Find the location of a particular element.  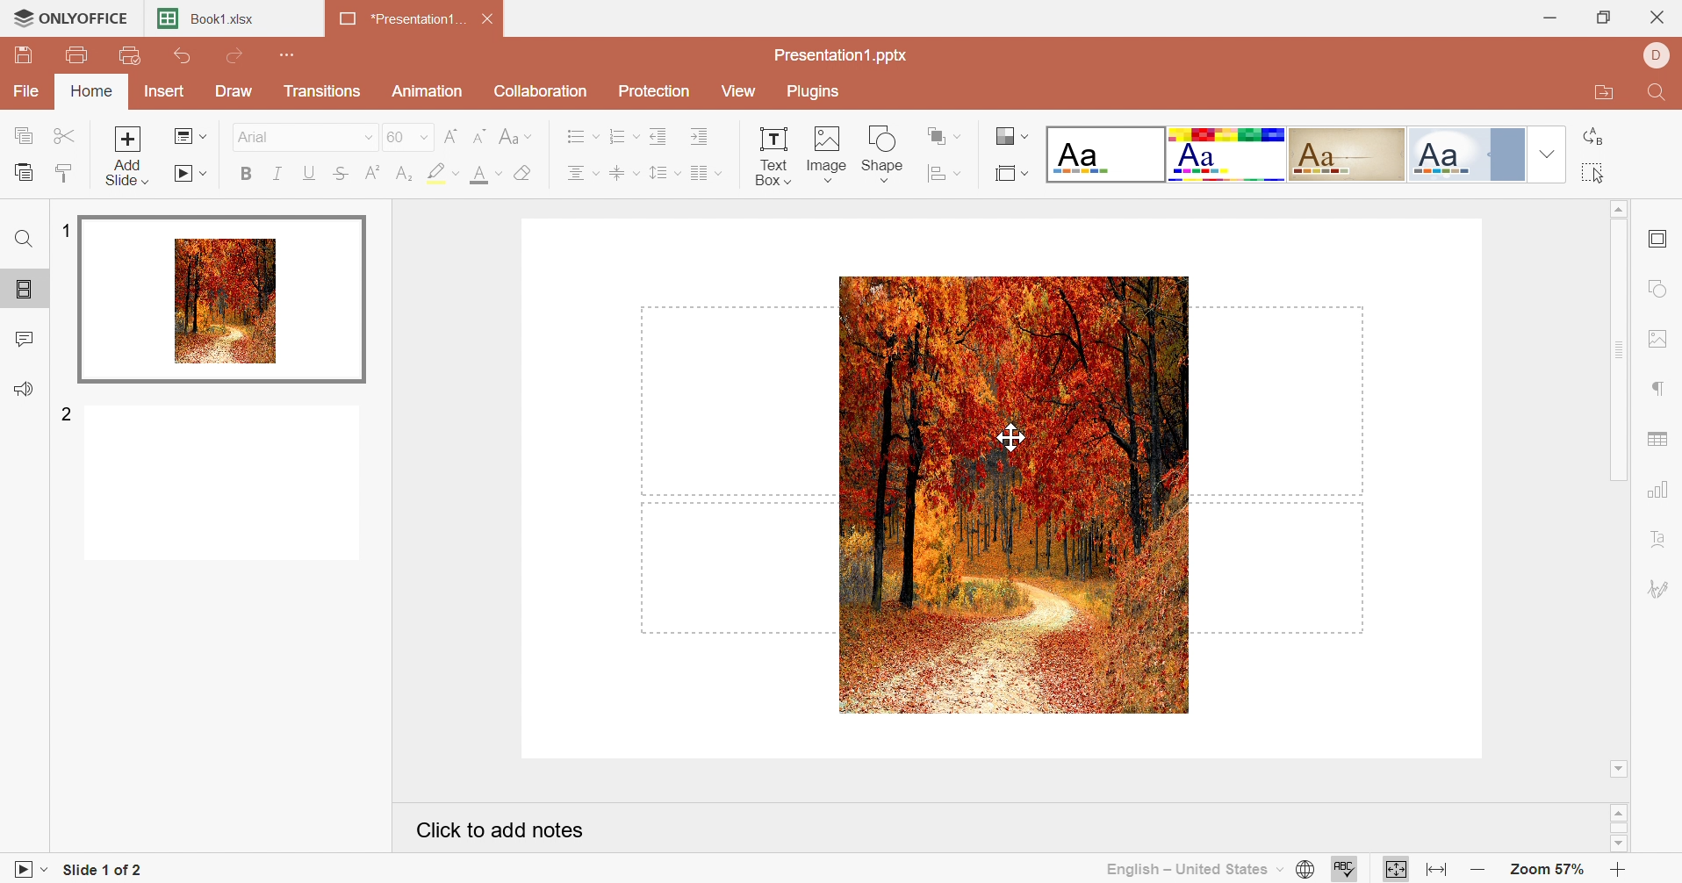

Add slide is located at coordinates (126, 158).